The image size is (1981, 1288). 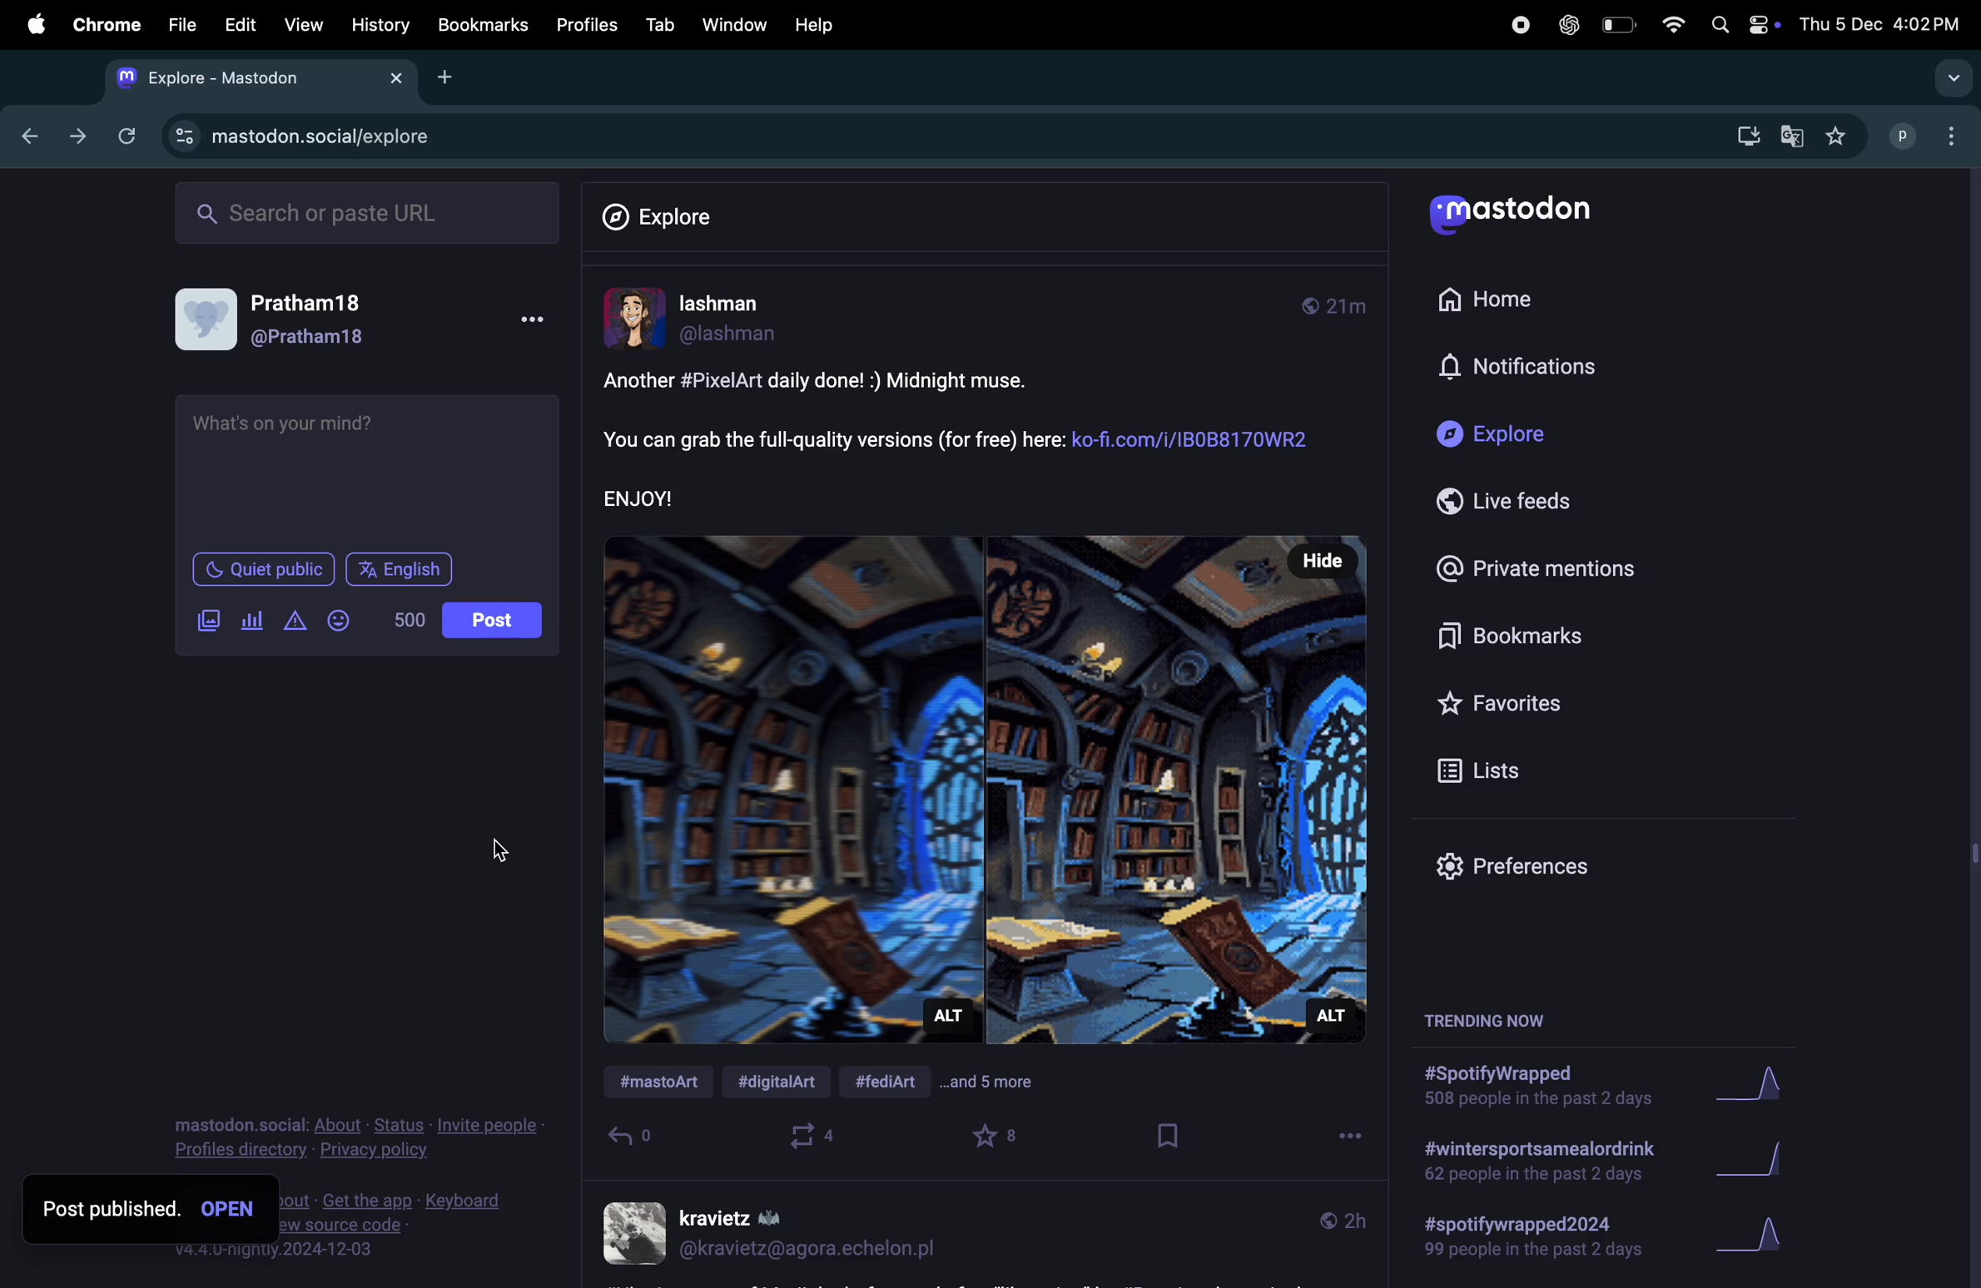 I want to click on previous tab, so click(x=25, y=138).